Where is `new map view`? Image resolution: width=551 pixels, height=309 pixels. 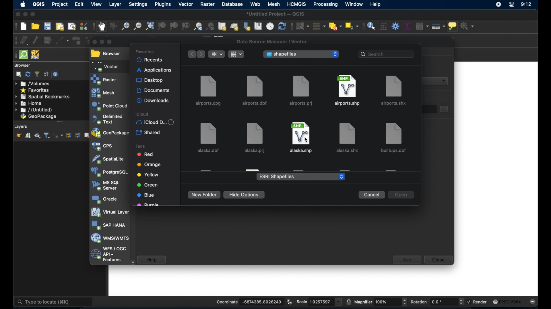
new map view is located at coordinates (223, 26).